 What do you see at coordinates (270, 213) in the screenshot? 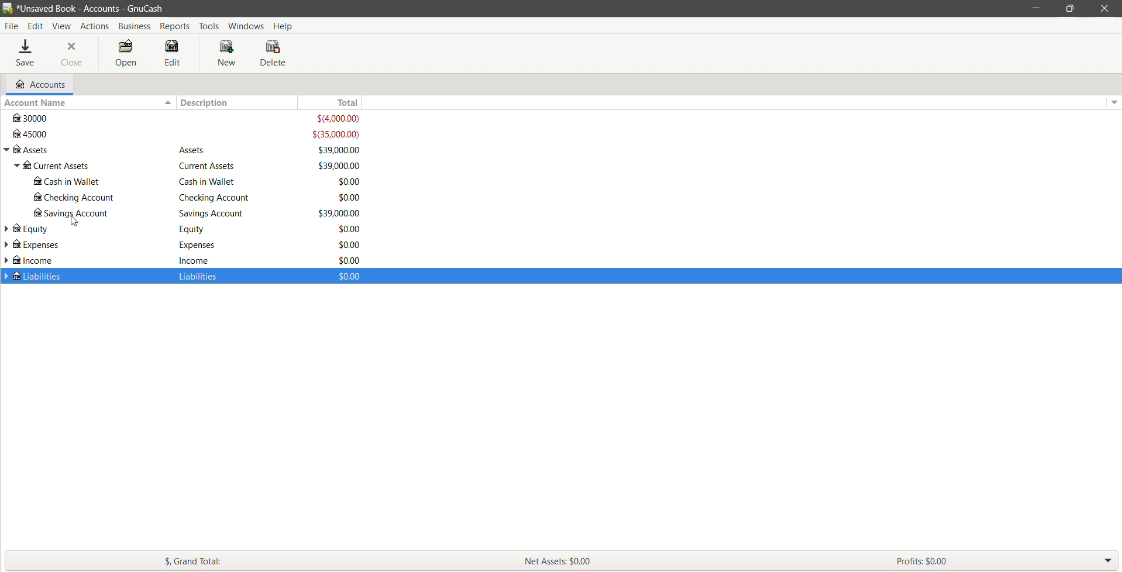
I see `Savings Account - Amount available in the savings account` at bounding box center [270, 213].